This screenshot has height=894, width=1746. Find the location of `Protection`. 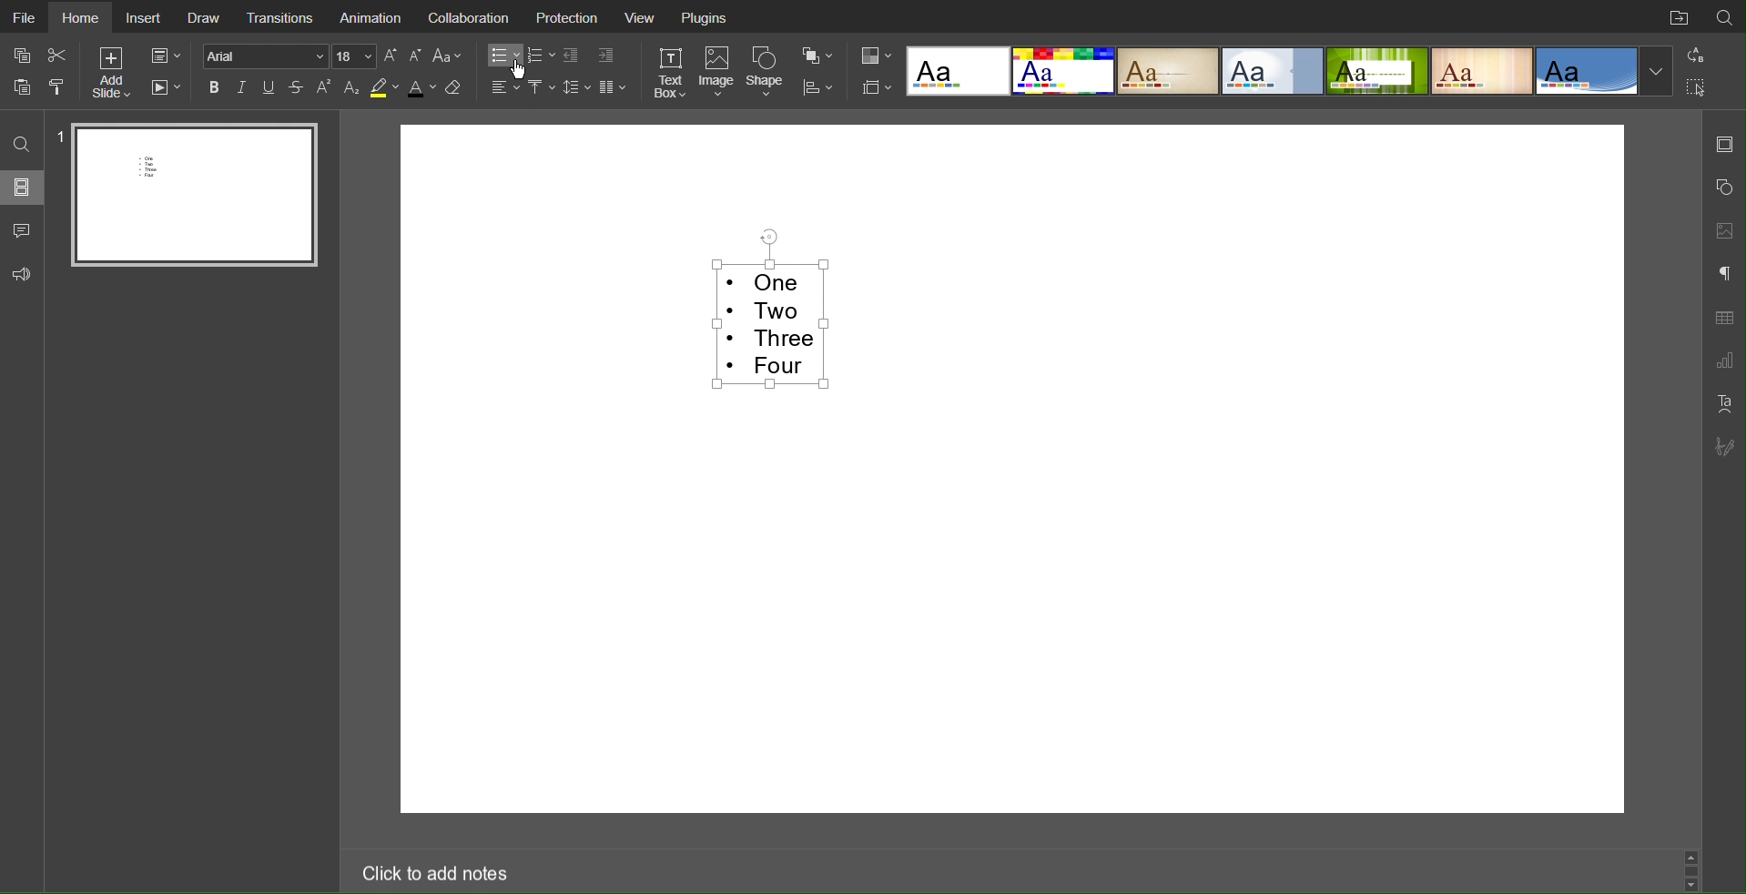

Protection is located at coordinates (564, 16).